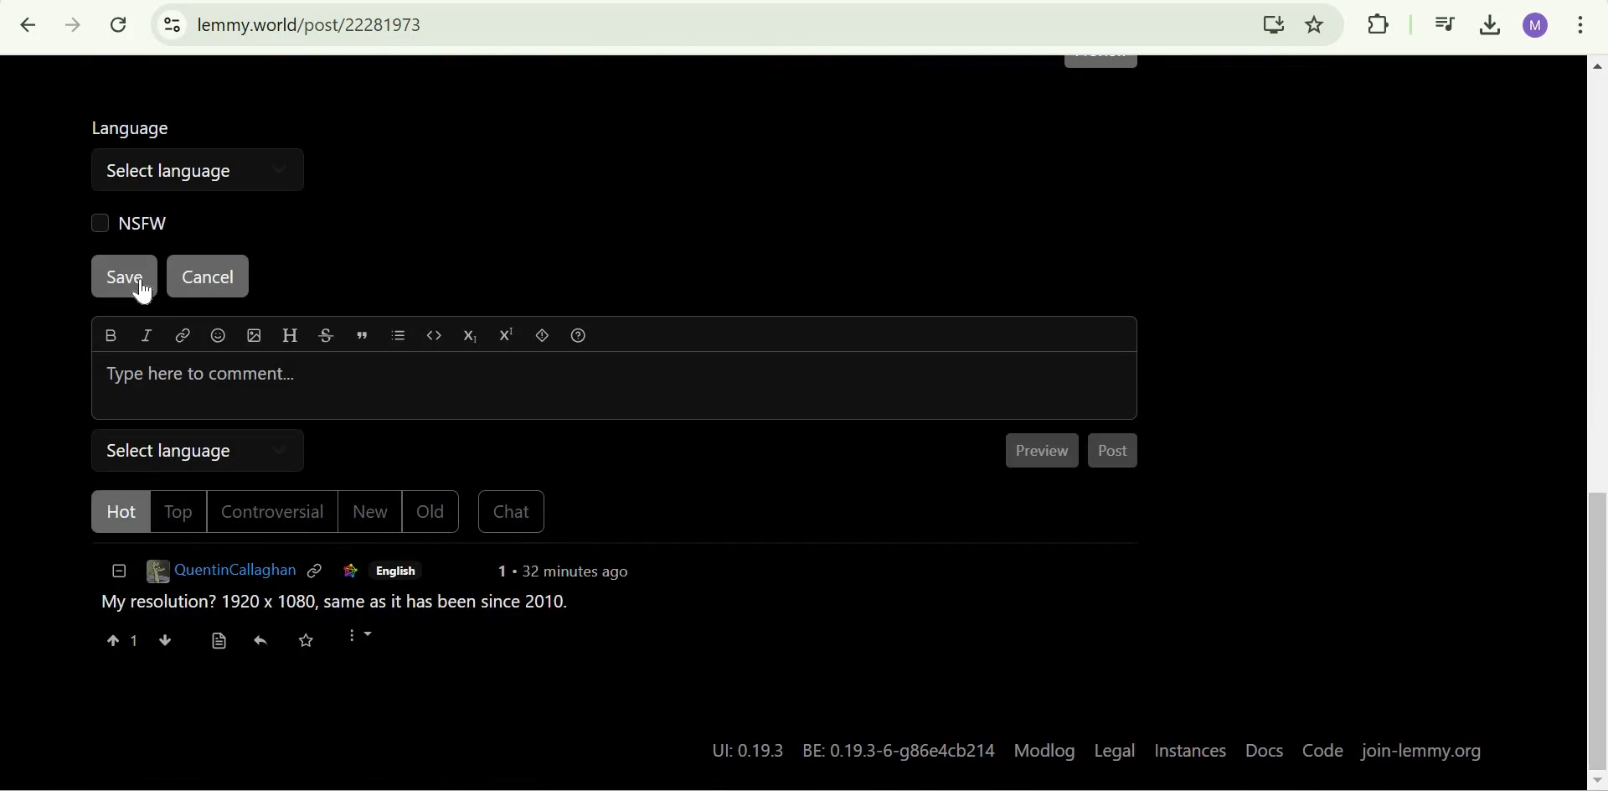 The image size is (1608, 791). Describe the element at coordinates (169, 169) in the screenshot. I see `Select language` at that location.